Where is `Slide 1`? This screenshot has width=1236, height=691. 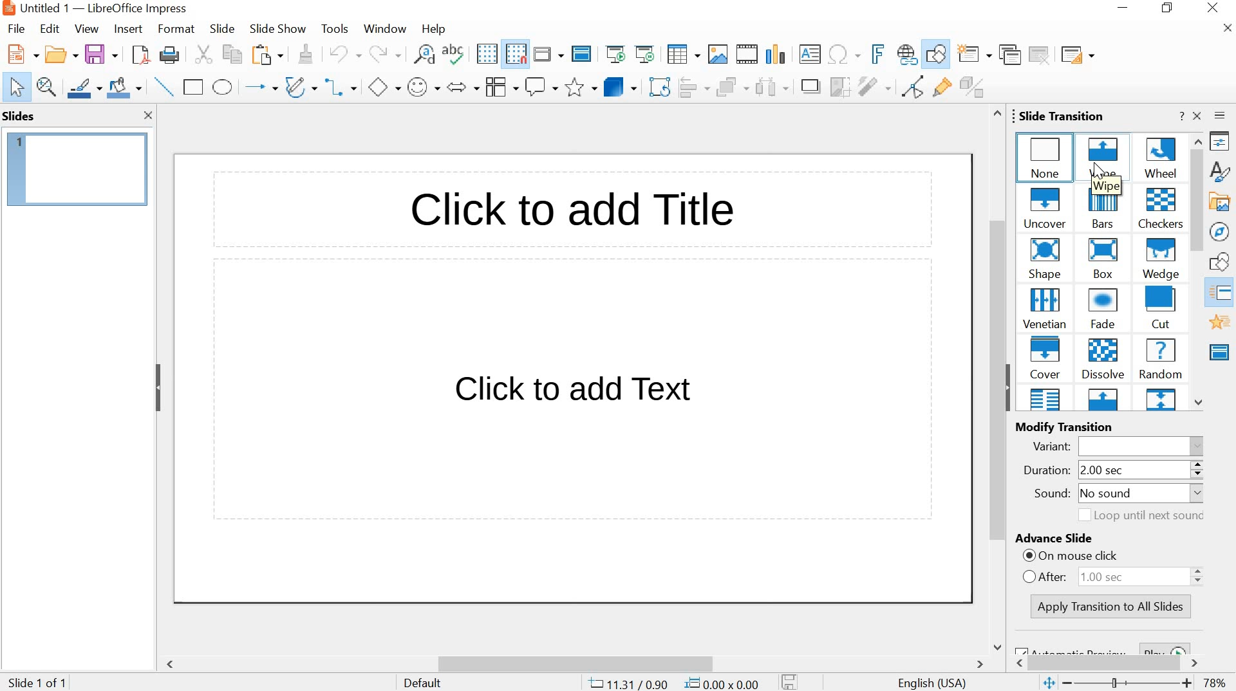
Slide 1 is located at coordinates (78, 167).